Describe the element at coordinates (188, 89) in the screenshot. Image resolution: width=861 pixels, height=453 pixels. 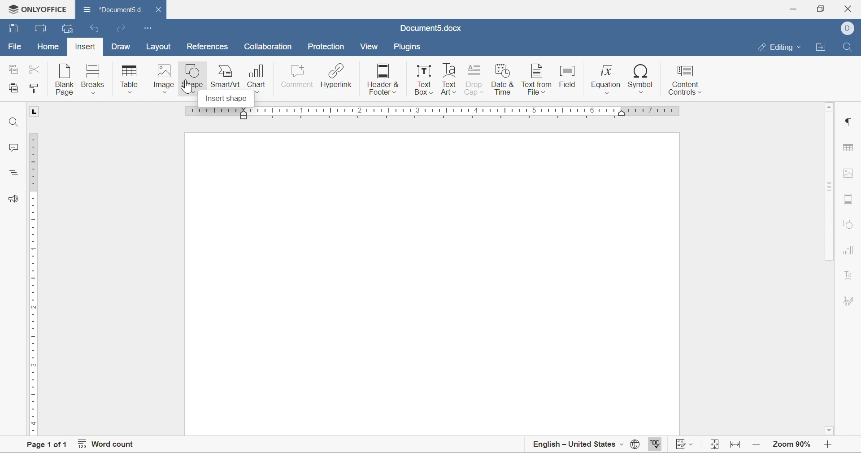
I see `cursor ` at that location.